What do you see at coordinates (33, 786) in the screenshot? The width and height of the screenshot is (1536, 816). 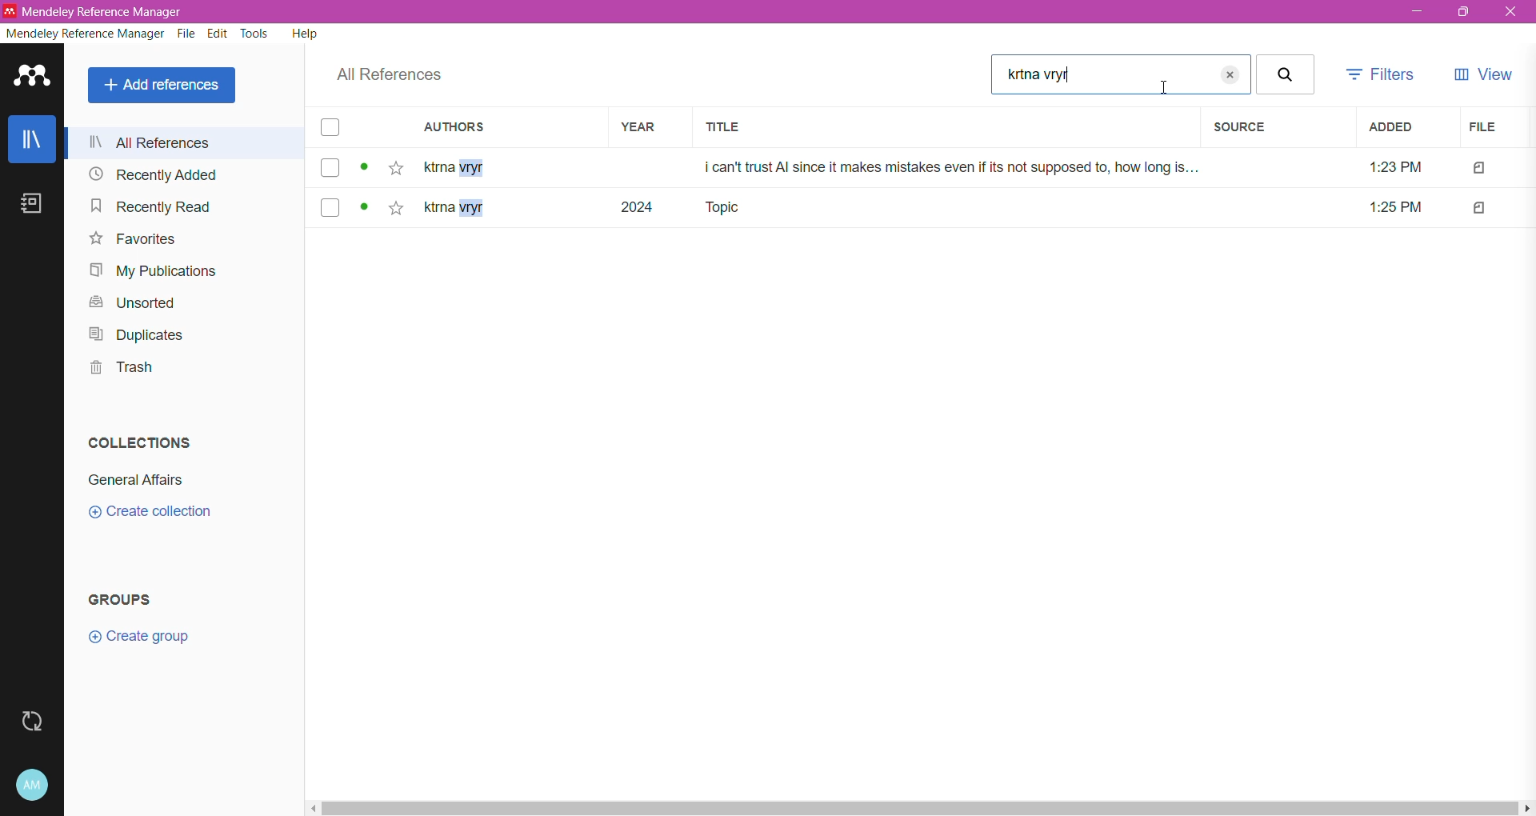 I see `Account and Help` at bounding box center [33, 786].